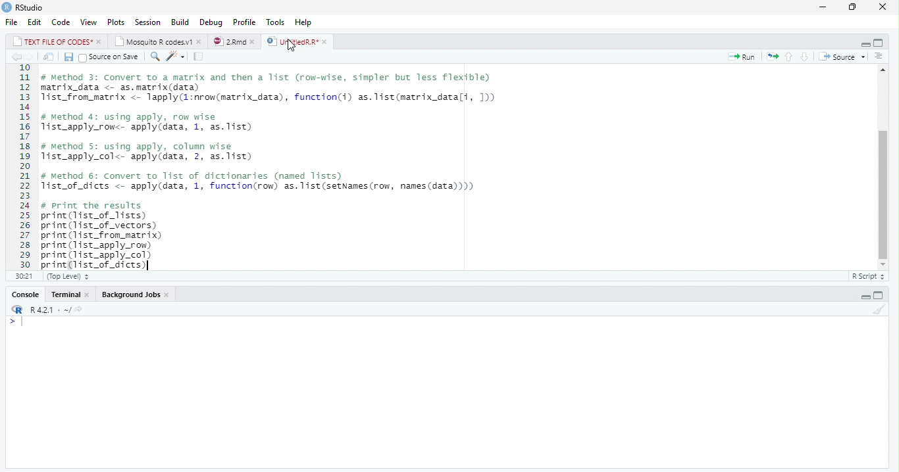 The width and height of the screenshot is (899, 472). I want to click on Console, so click(68, 295).